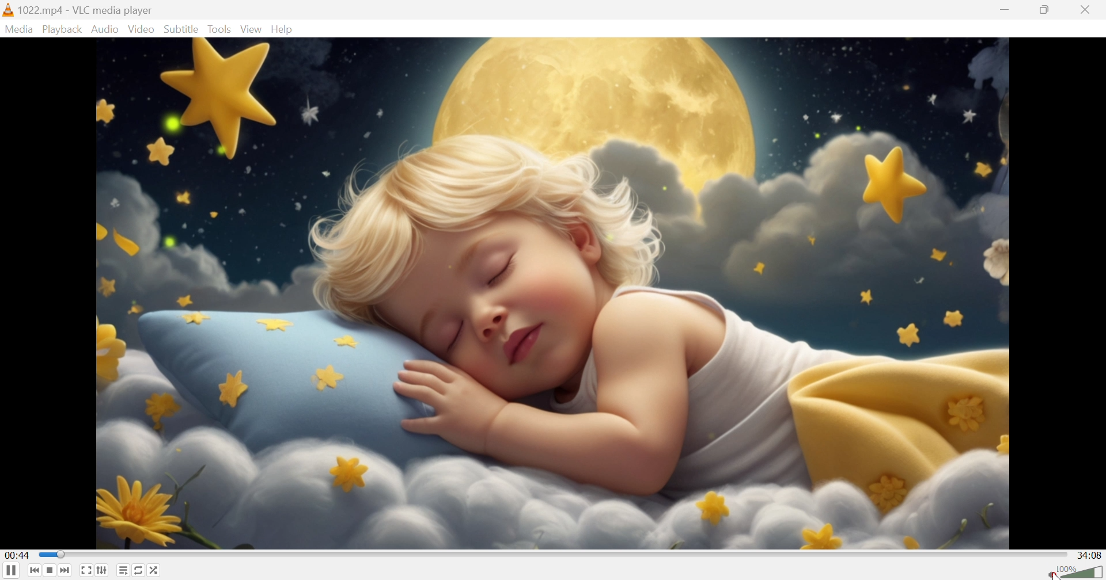 The image size is (1106, 580). What do you see at coordinates (19, 28) in the screenshot?
I see `Media` at bounding box center [19, 28].